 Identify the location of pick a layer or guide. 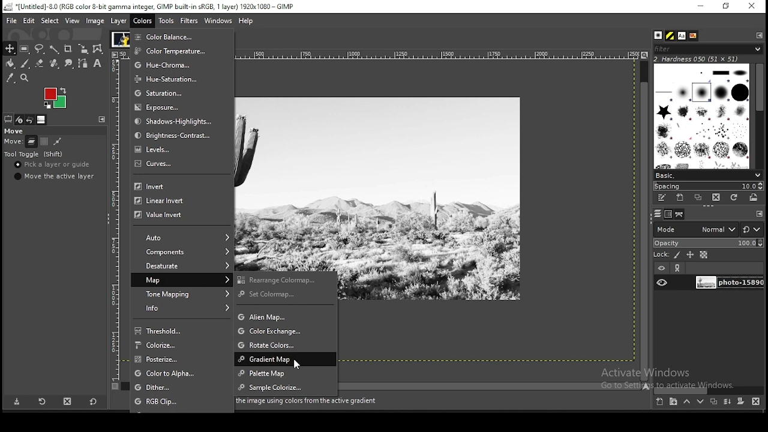
(52, 164).